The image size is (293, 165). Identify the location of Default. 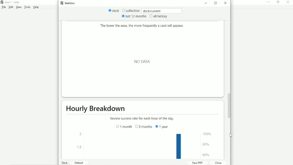
(78, 163).